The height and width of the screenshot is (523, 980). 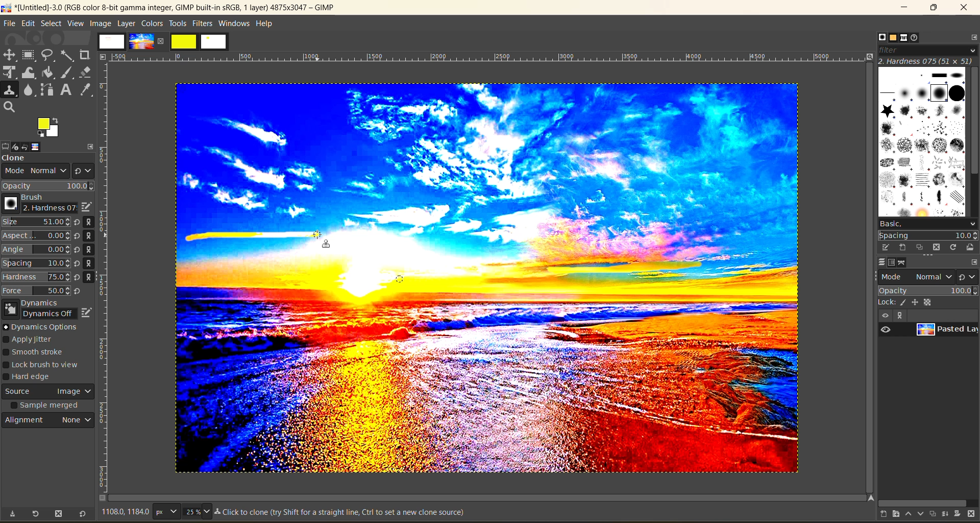 I want to click on switch to another group, so click(x=83, y=170).